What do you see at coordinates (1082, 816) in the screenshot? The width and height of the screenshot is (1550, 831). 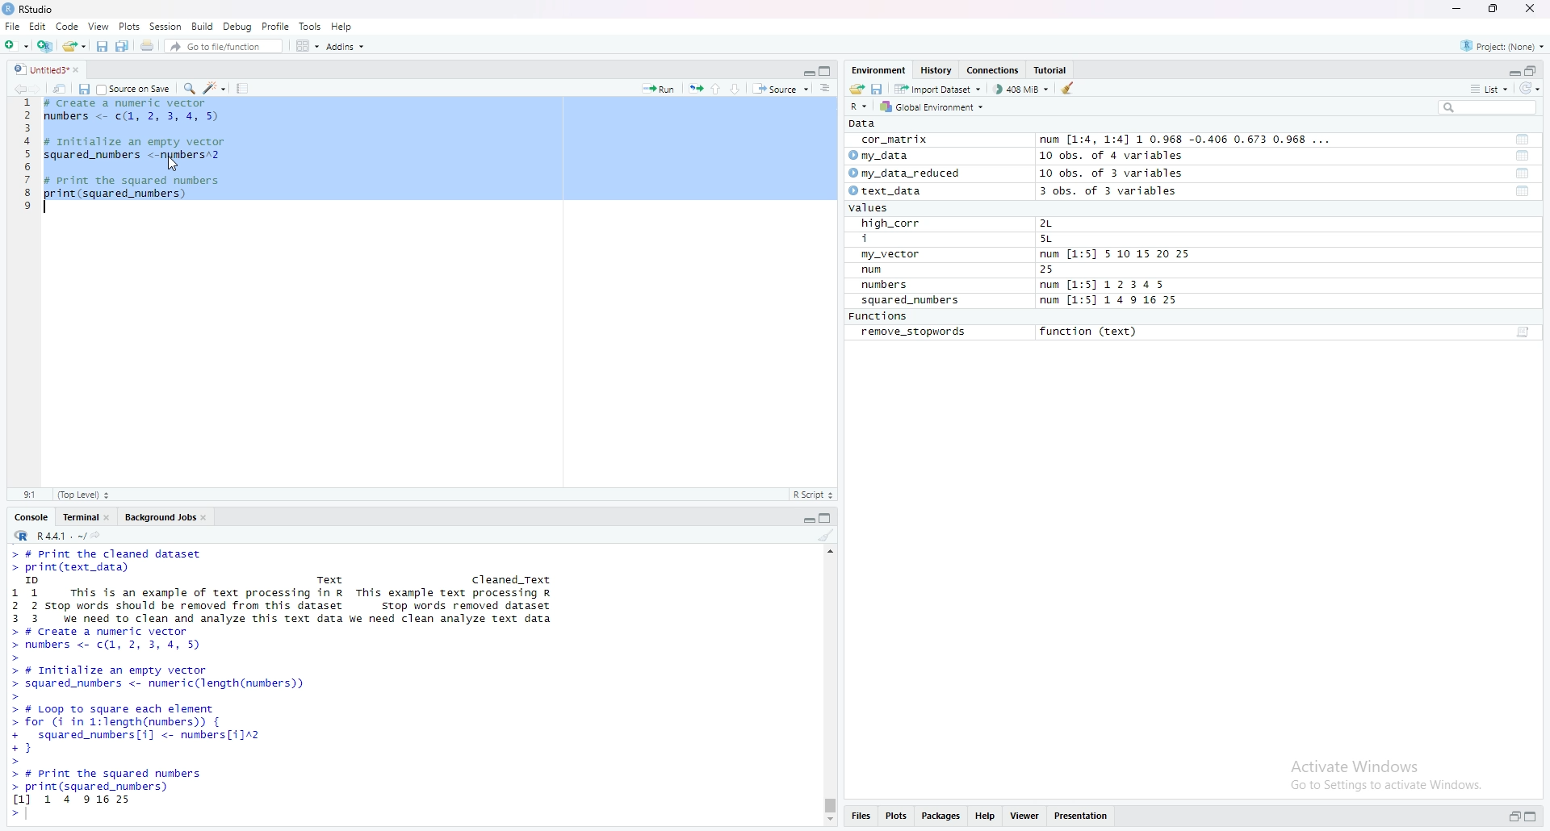 I see `Presentation` at bounding box center [1082, 816].